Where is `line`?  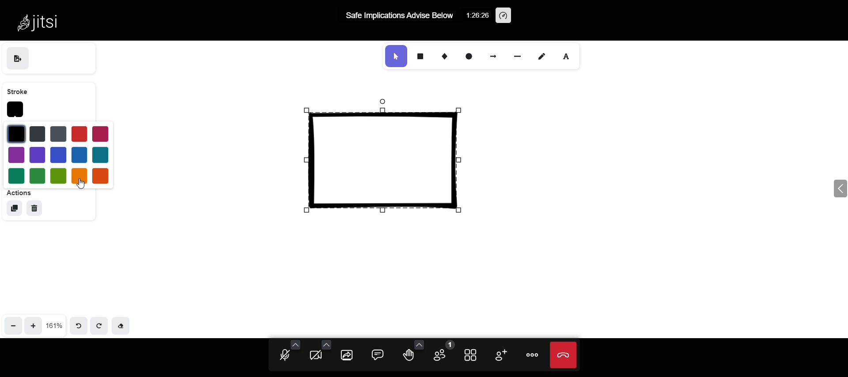 line is located at coordinates (515, 56).